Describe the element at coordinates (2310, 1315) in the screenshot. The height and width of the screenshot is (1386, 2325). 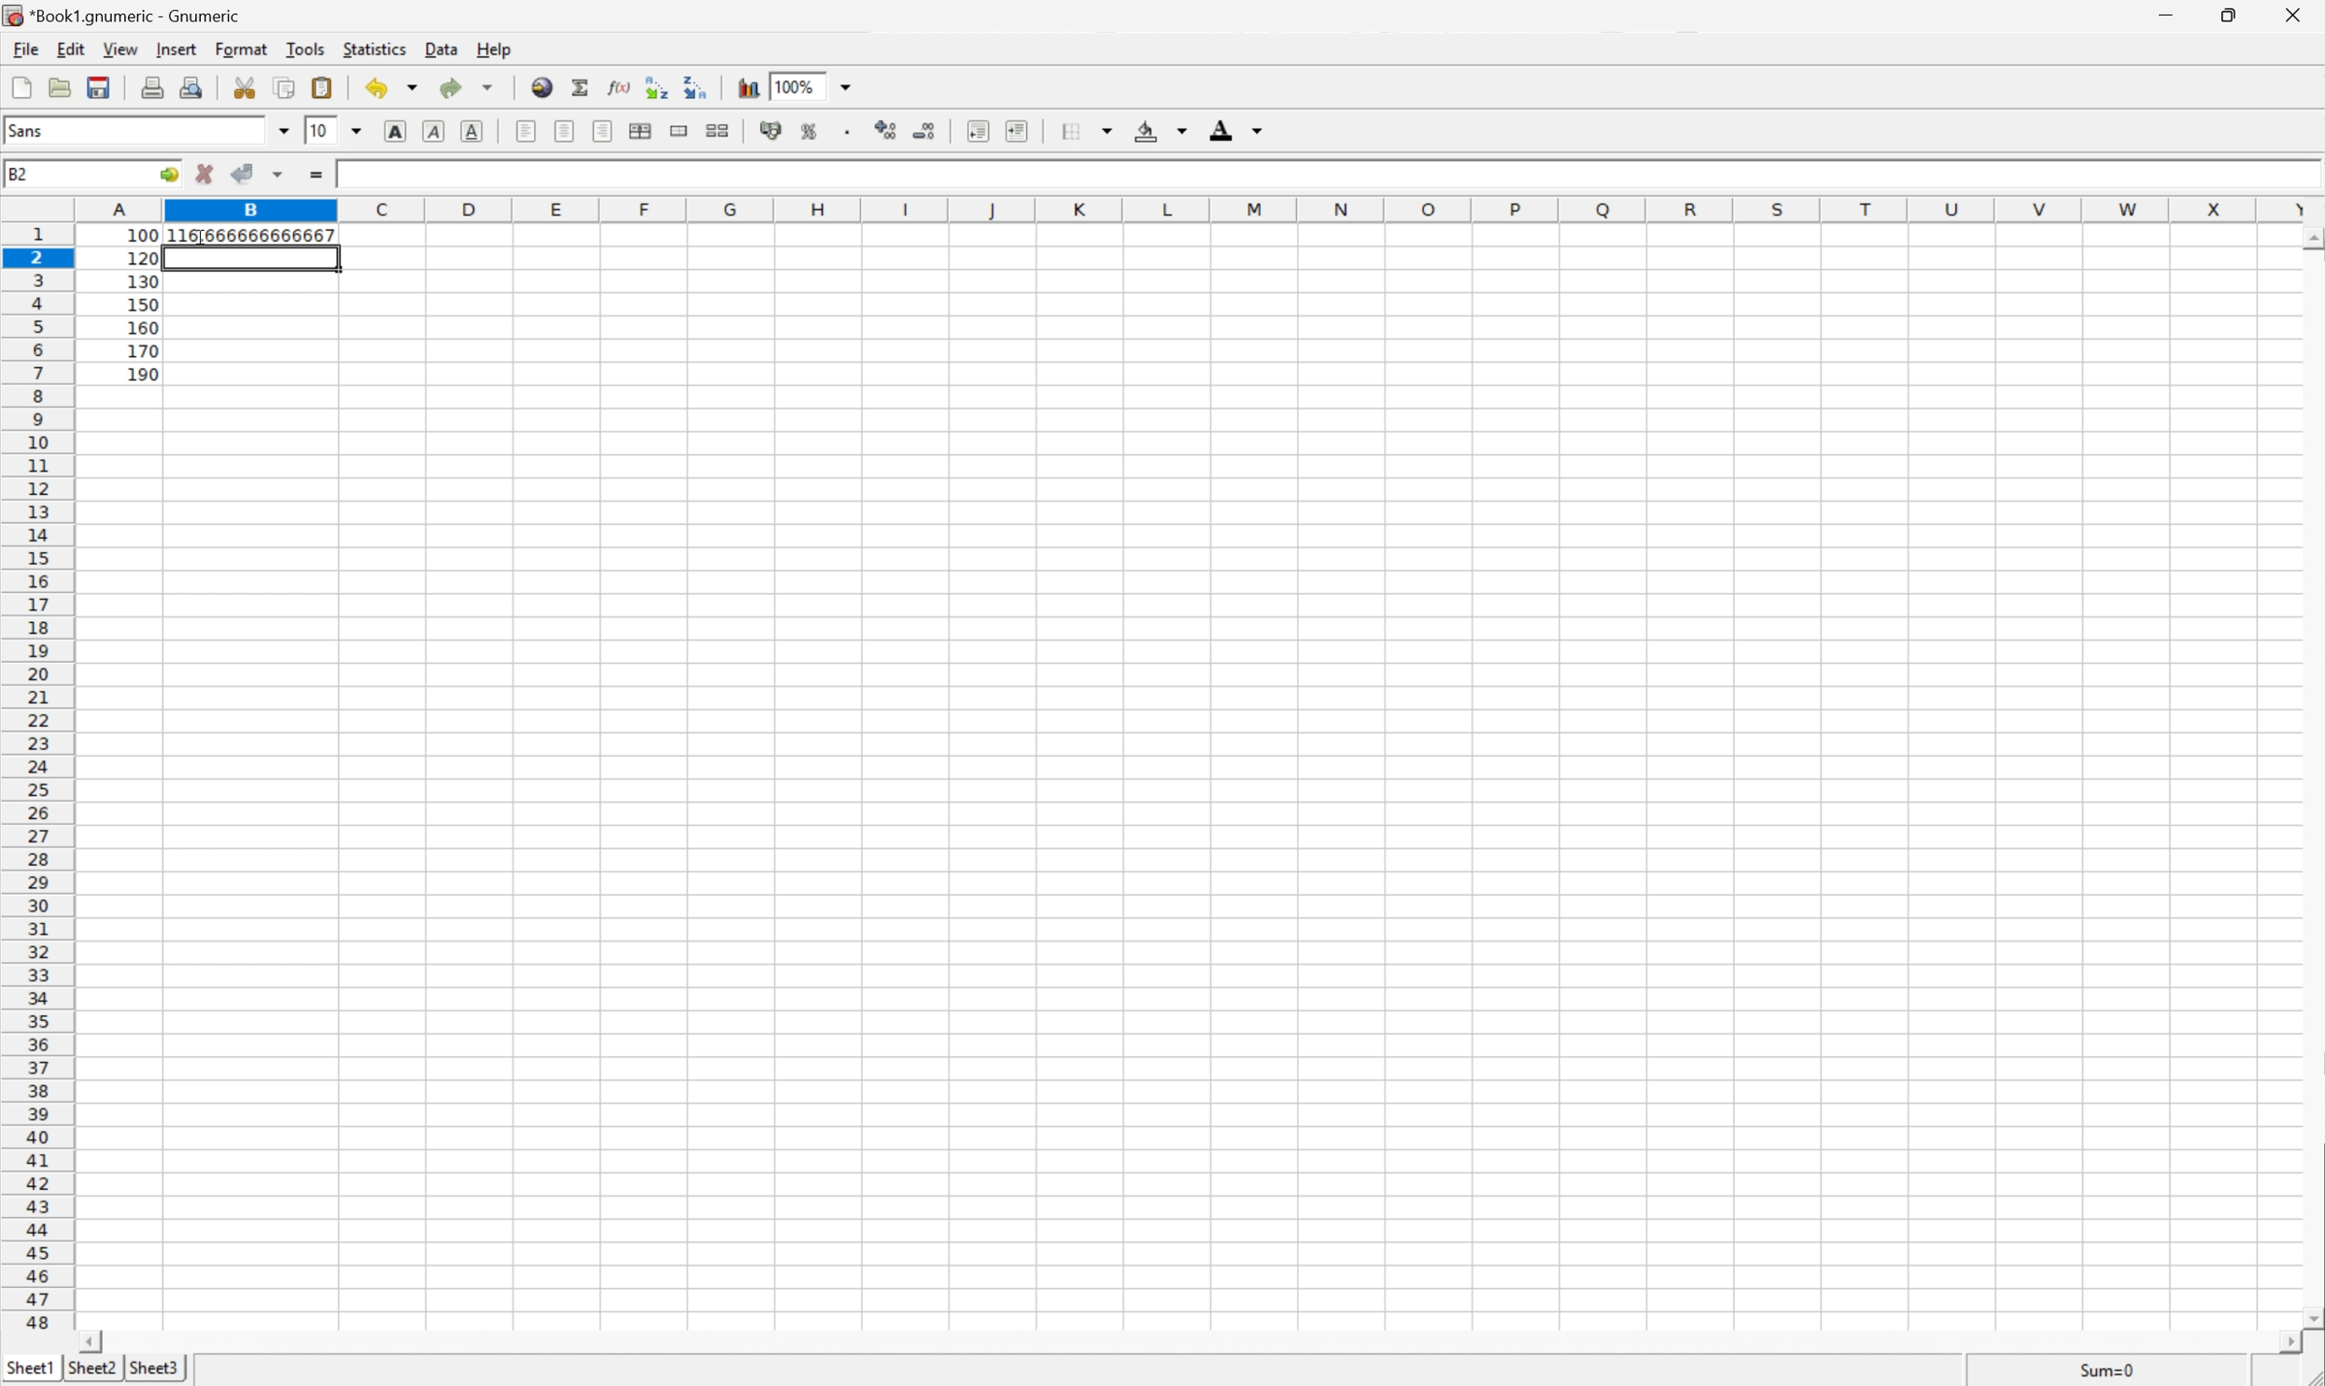
I see `Scroll Down` at that location.